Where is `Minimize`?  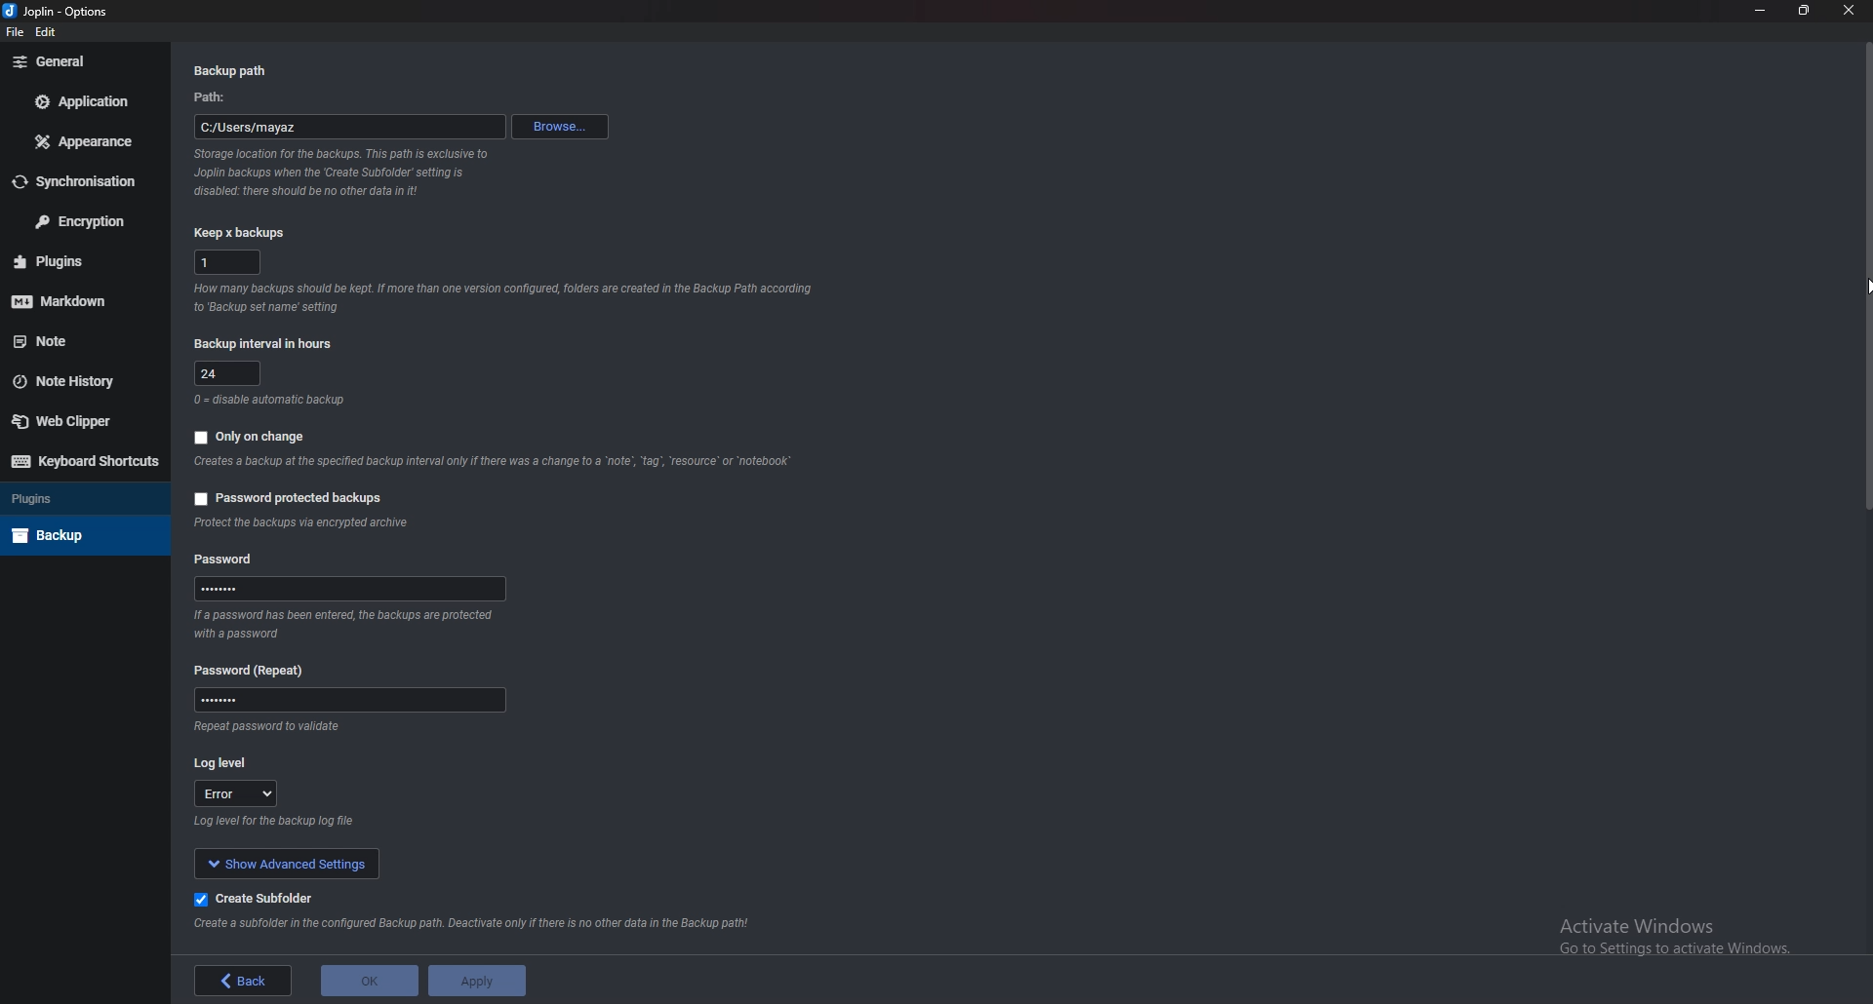
Minimize is located at coordinates (1763, 10).